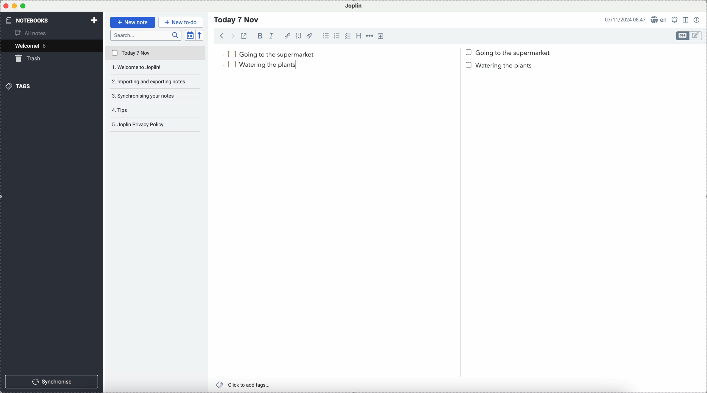  What do you see at coordinates (32, 45) in the screenshot?
I see `welcome! 6` at bounding box center [32, 45].